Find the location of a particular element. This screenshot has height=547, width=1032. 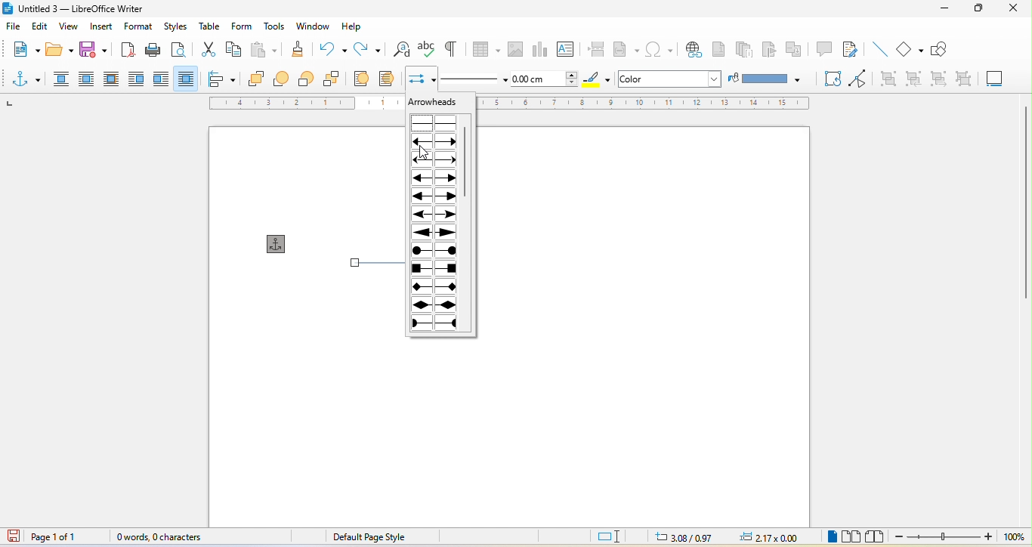

clone formatting is located at coordinates (295, 48).